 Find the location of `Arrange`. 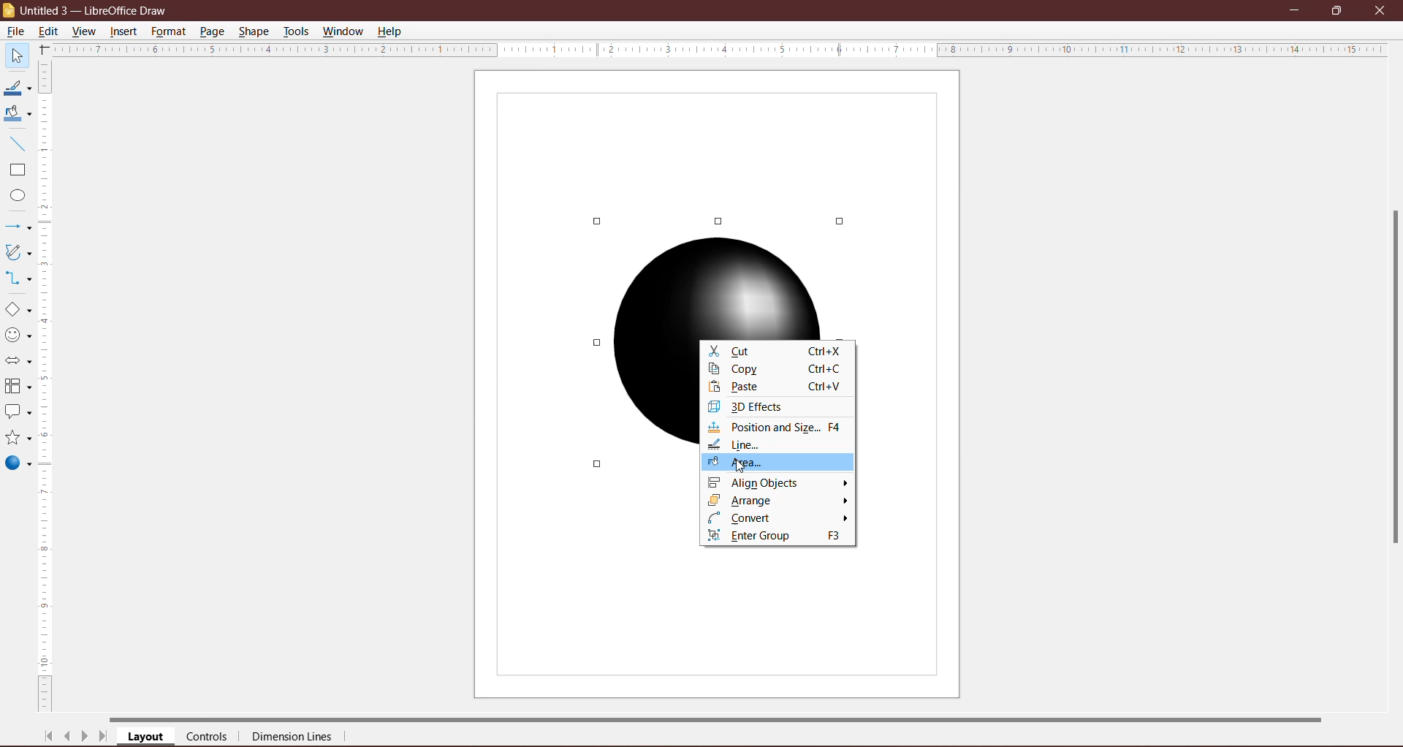

Arrange is located at coordinates (777, 501).